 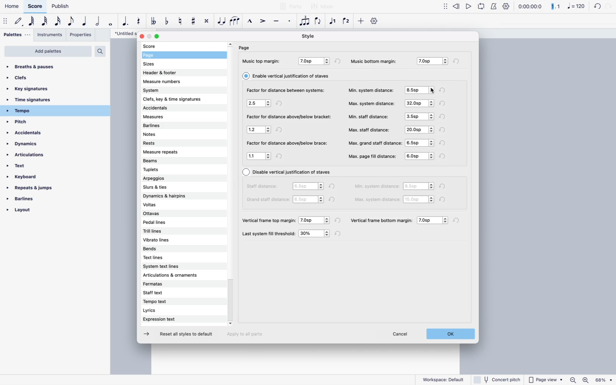 I want to click on Setting, so click(x=504, y=7).